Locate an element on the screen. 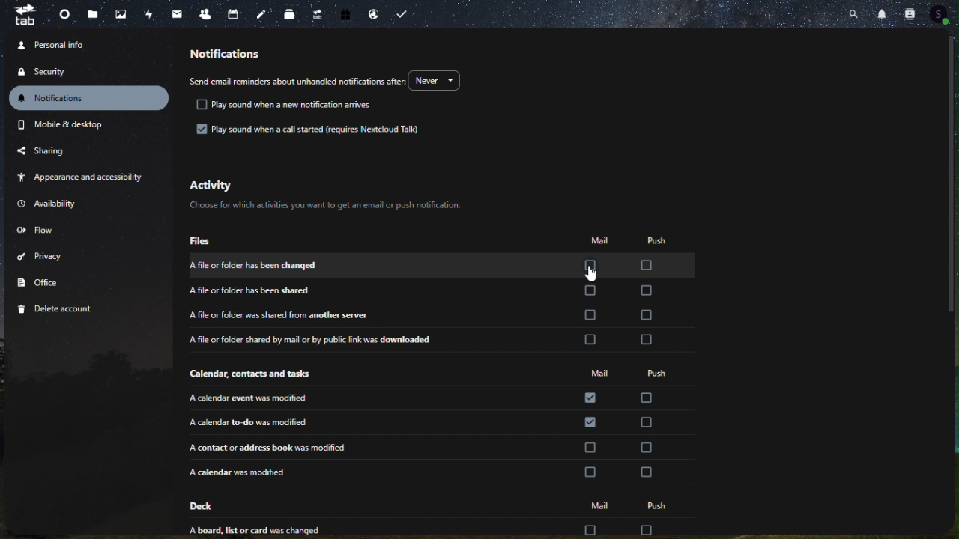  mobile and desktop is located at coordinates (63, 124).